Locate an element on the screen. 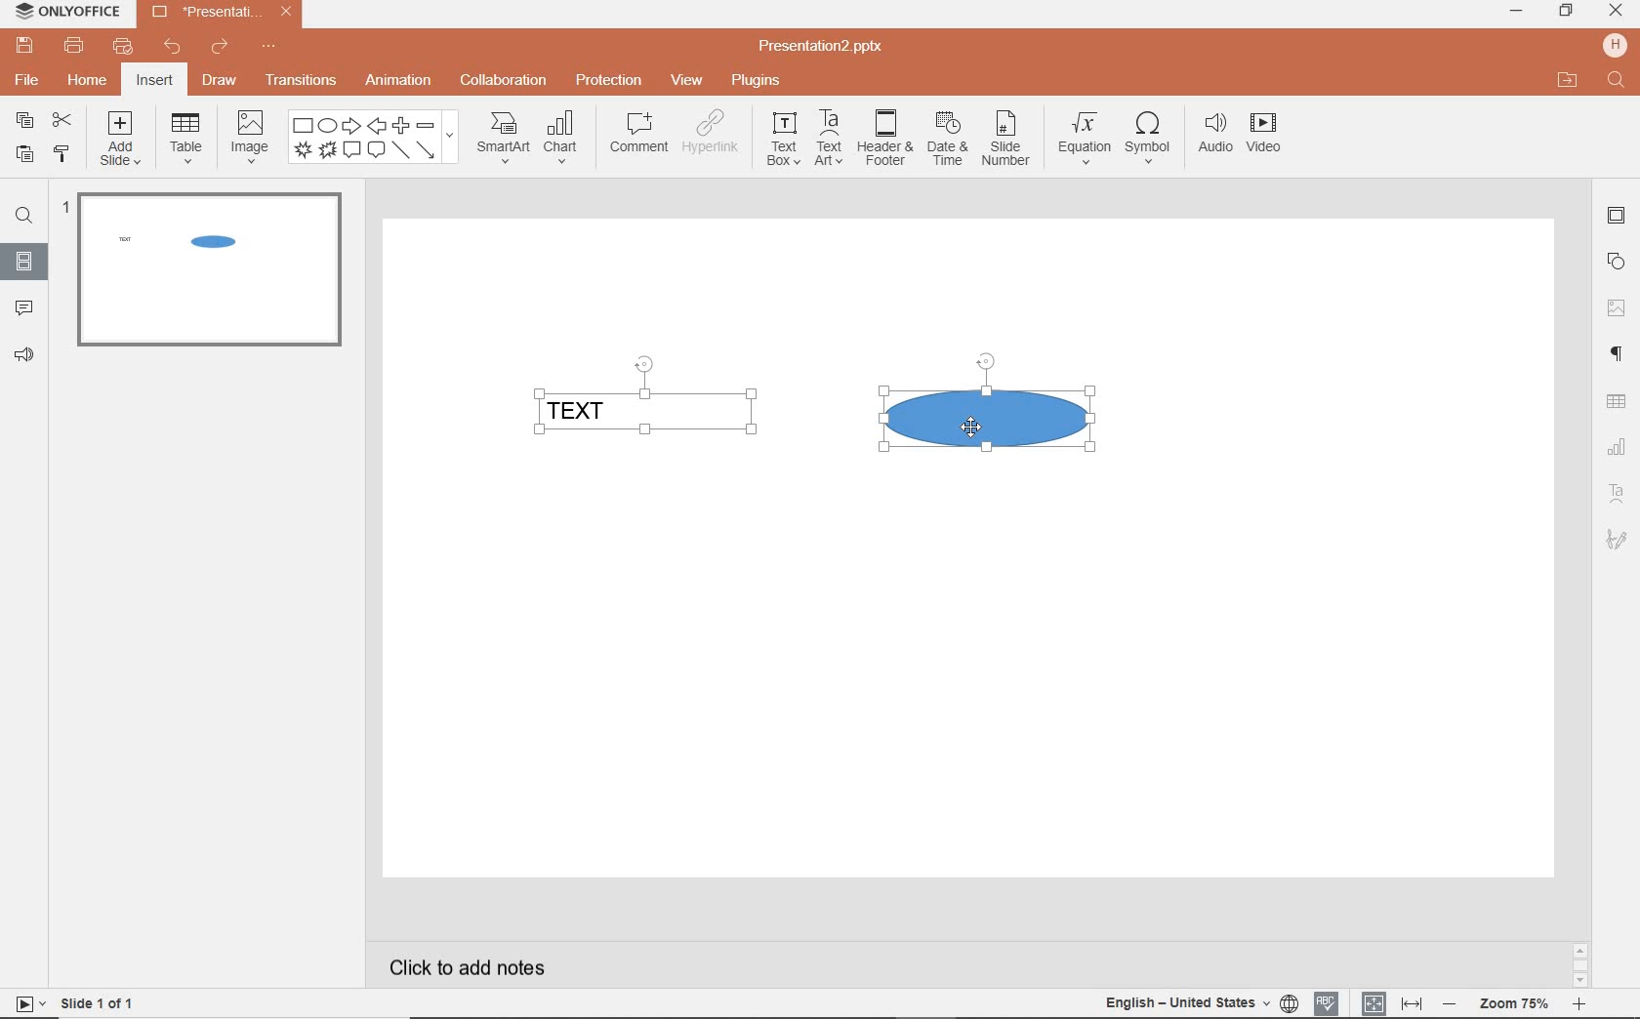 This screenshot has height=1019, width=1640. redo is located at coordinates (219, 49).